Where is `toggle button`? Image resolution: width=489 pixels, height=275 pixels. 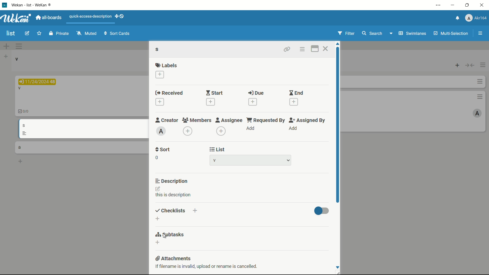 toggle button is located at coordinates (322, 211).